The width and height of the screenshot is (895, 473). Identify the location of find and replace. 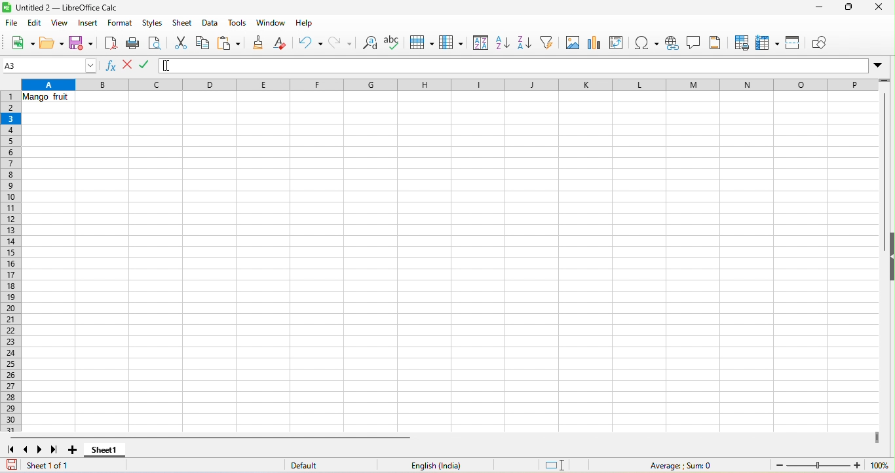
(368, 44).